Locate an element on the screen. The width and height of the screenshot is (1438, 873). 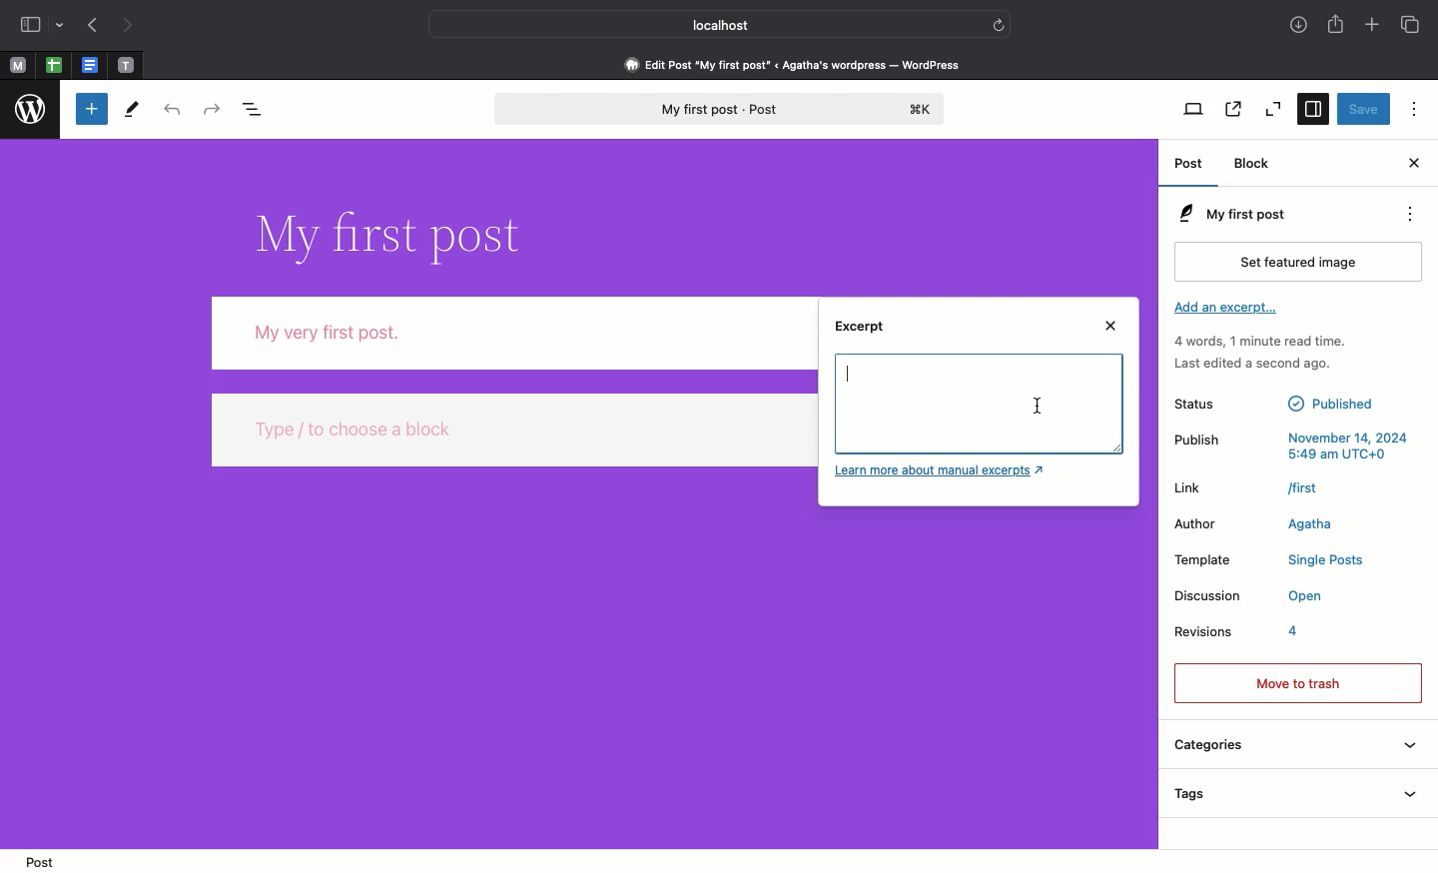
Options is located at coordinates (1411, 109).